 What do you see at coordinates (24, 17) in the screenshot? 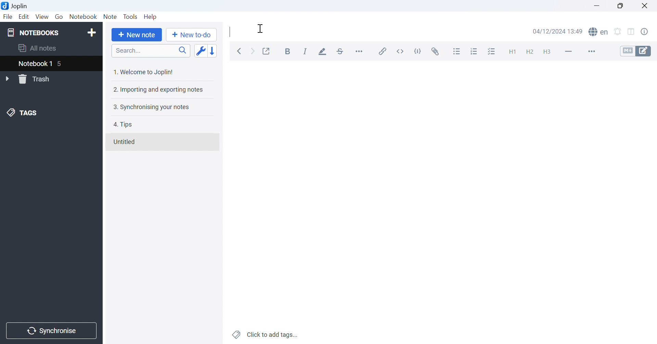
I see `Edit` at bounding box center [24, 17].